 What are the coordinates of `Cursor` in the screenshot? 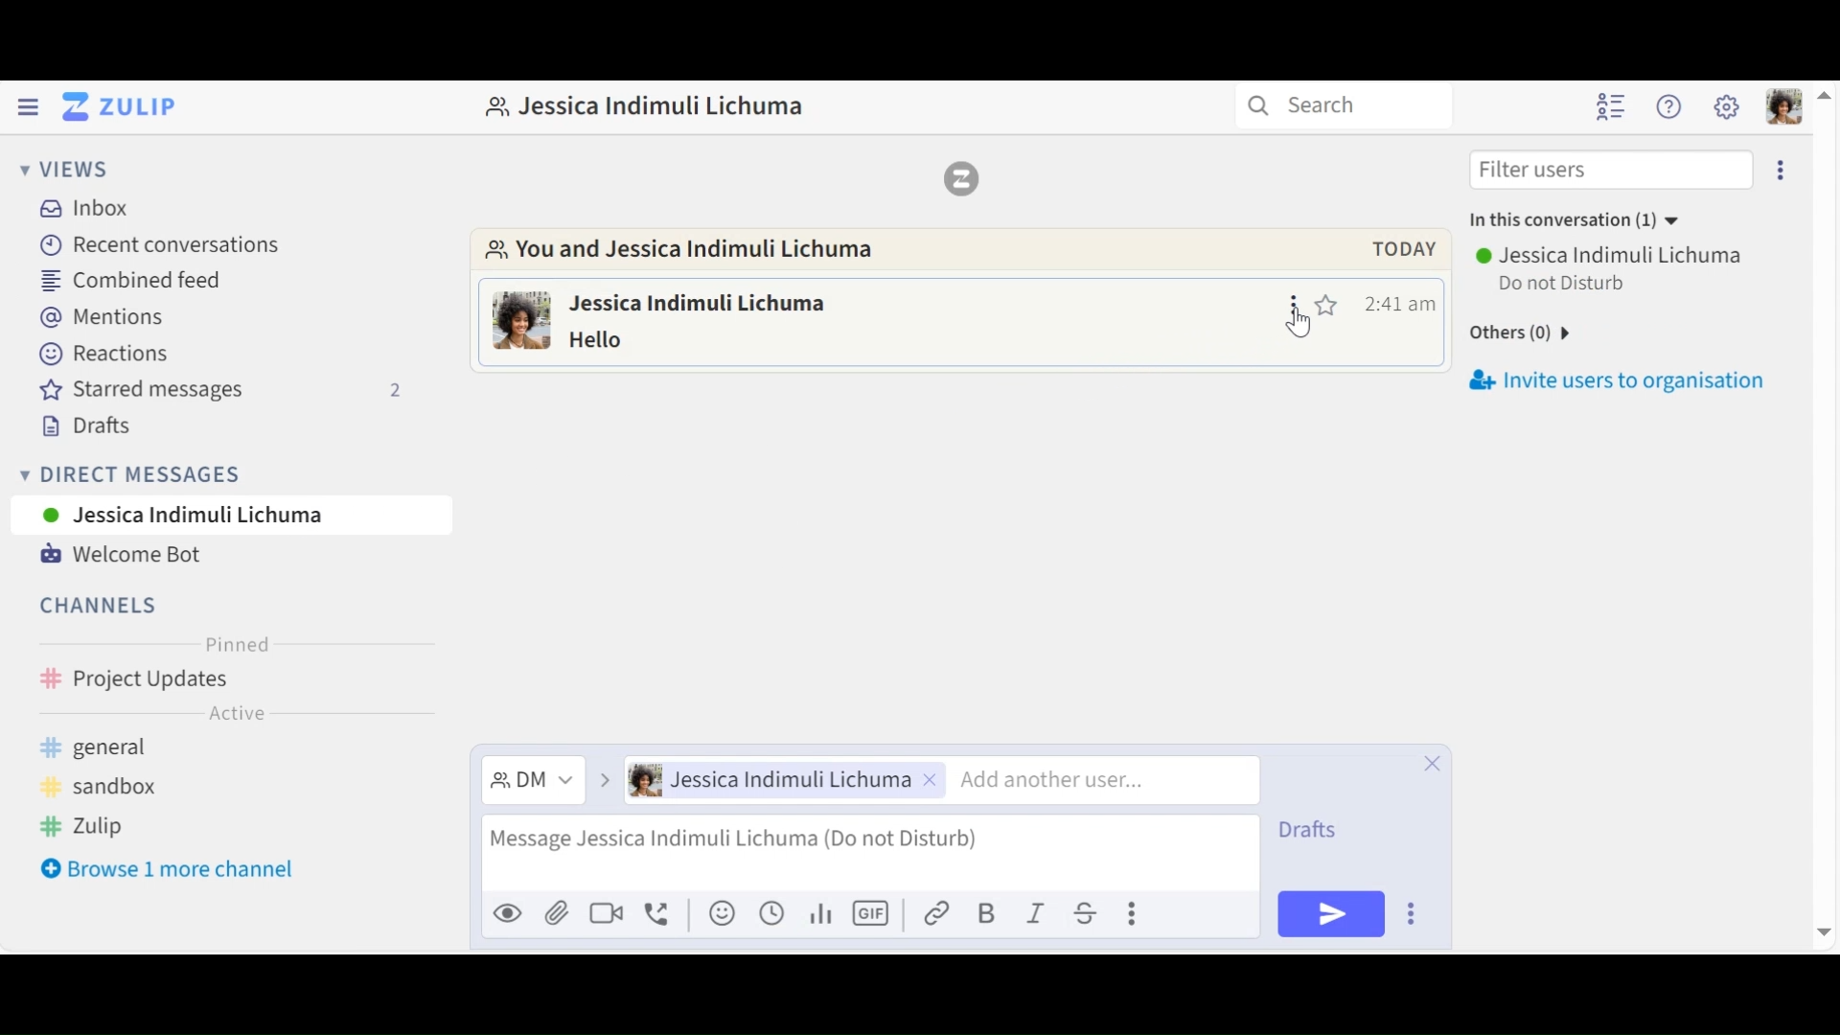 It's located at (1301, 329).